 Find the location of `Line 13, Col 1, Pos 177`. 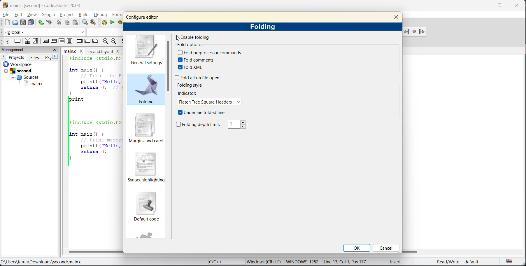

Line 13, Col 1, Pos 177 is located at coordinates (348, 261).